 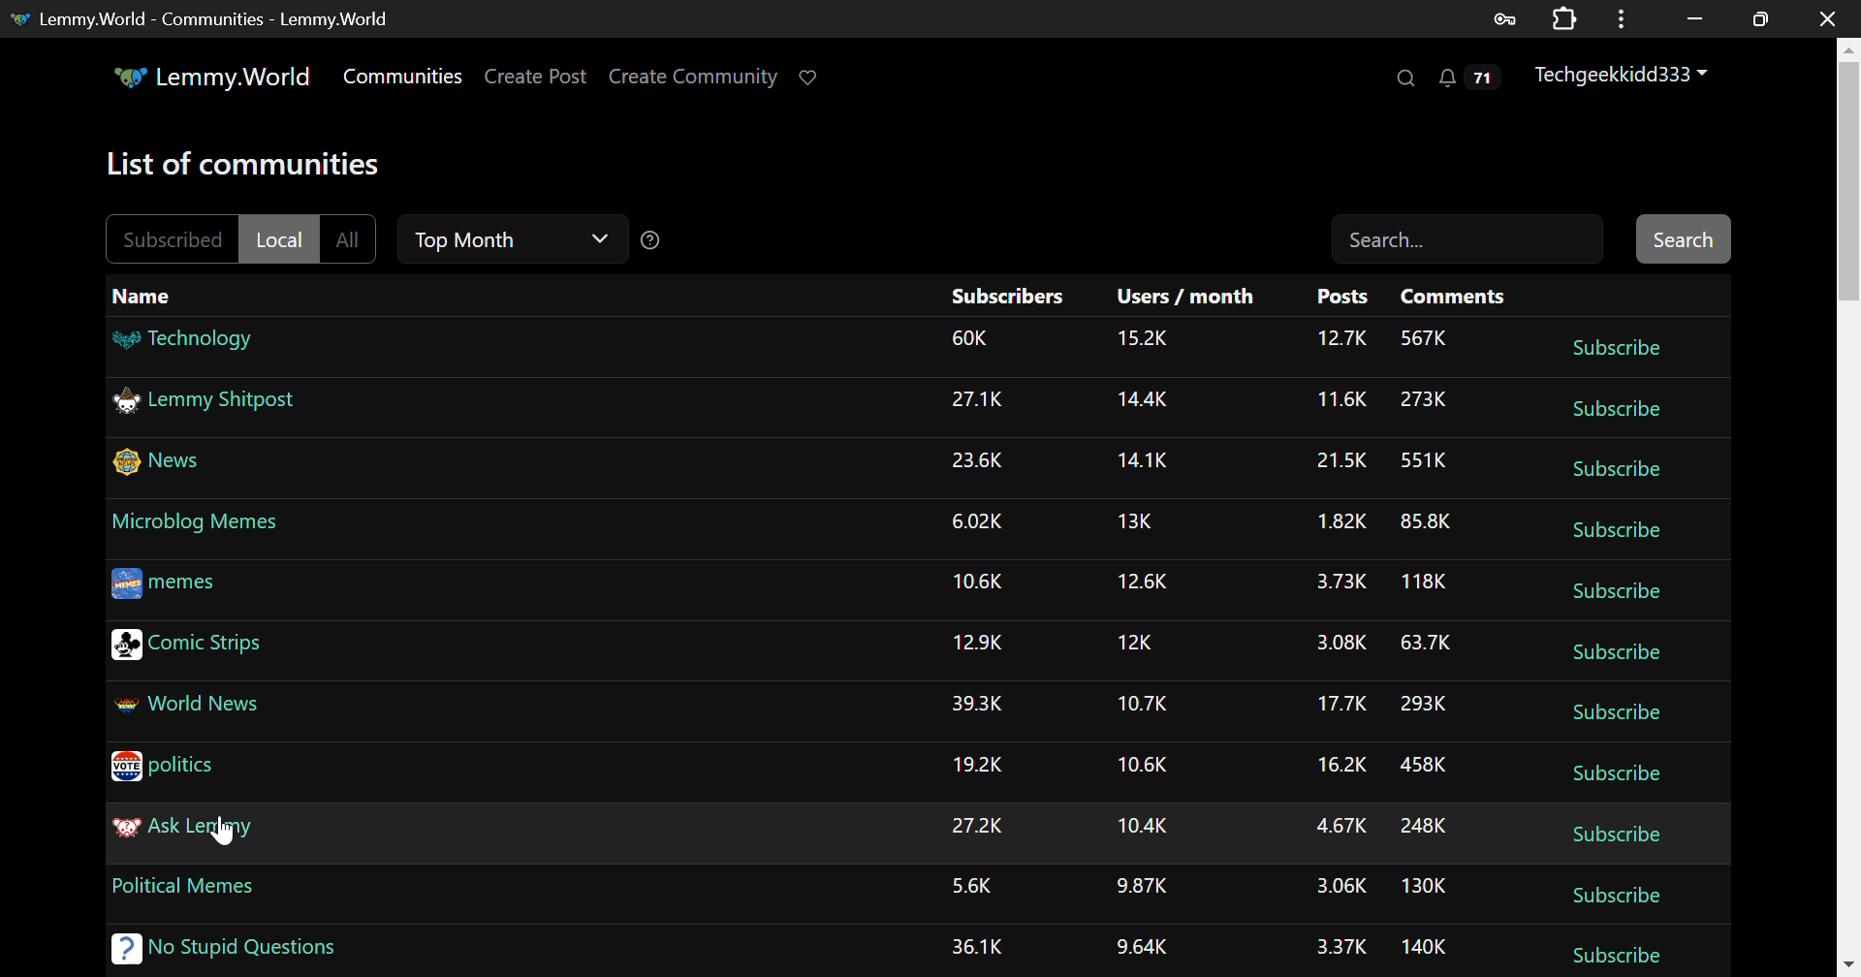 What do you see at coordinates (1350, 294) in the screenshot?
I see `Posts Column Headings` at bounding box center [1350, 294].